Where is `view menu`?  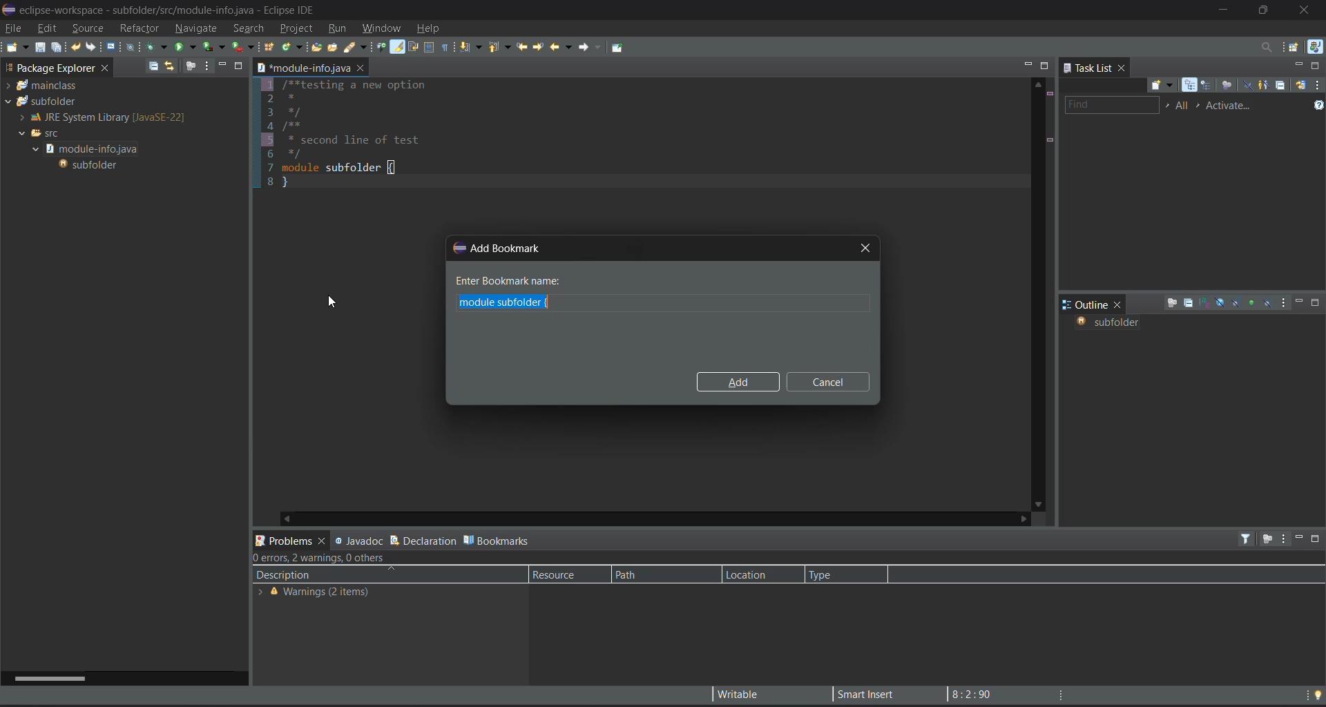 view menu is located at coordinates (206, 65).